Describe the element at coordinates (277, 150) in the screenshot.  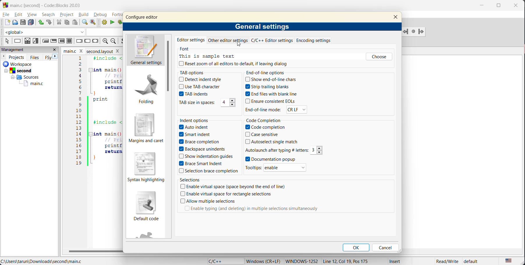
I see `Autolaunch after typing #letters` at that location.